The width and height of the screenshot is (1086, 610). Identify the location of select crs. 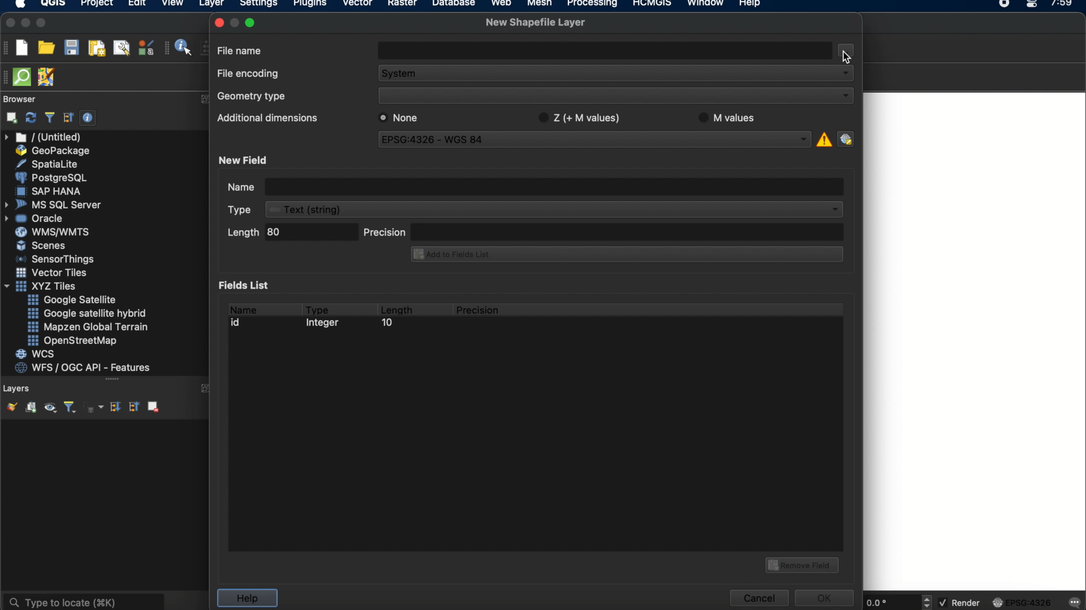
(846, 138).